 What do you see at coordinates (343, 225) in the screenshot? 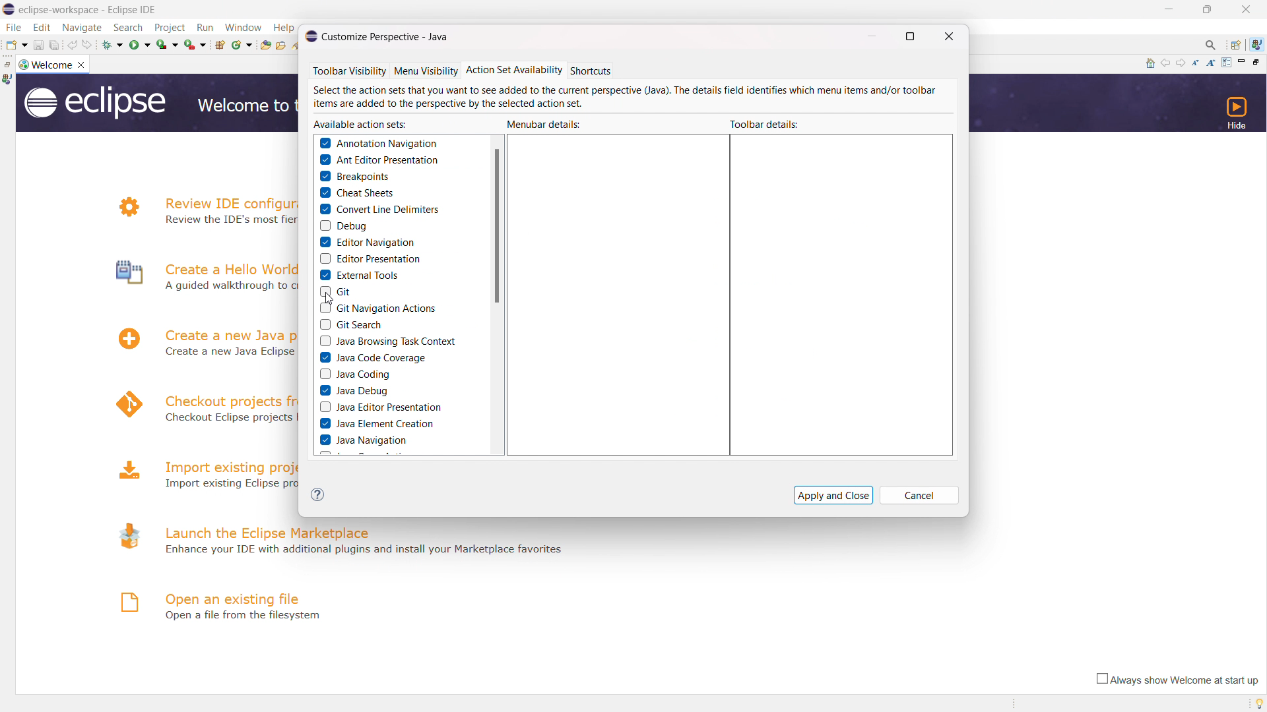
I see `debug` at bounding box center [343, 225].